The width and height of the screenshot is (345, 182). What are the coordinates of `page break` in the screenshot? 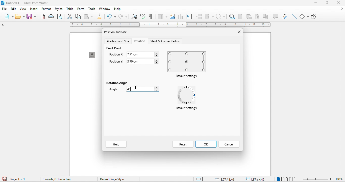 It's located at (199, 16).